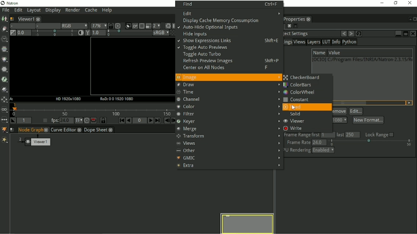  Describe the element at coordinates (128, 26) in the screenshot. I see `Clips the portion of the image` at that location.